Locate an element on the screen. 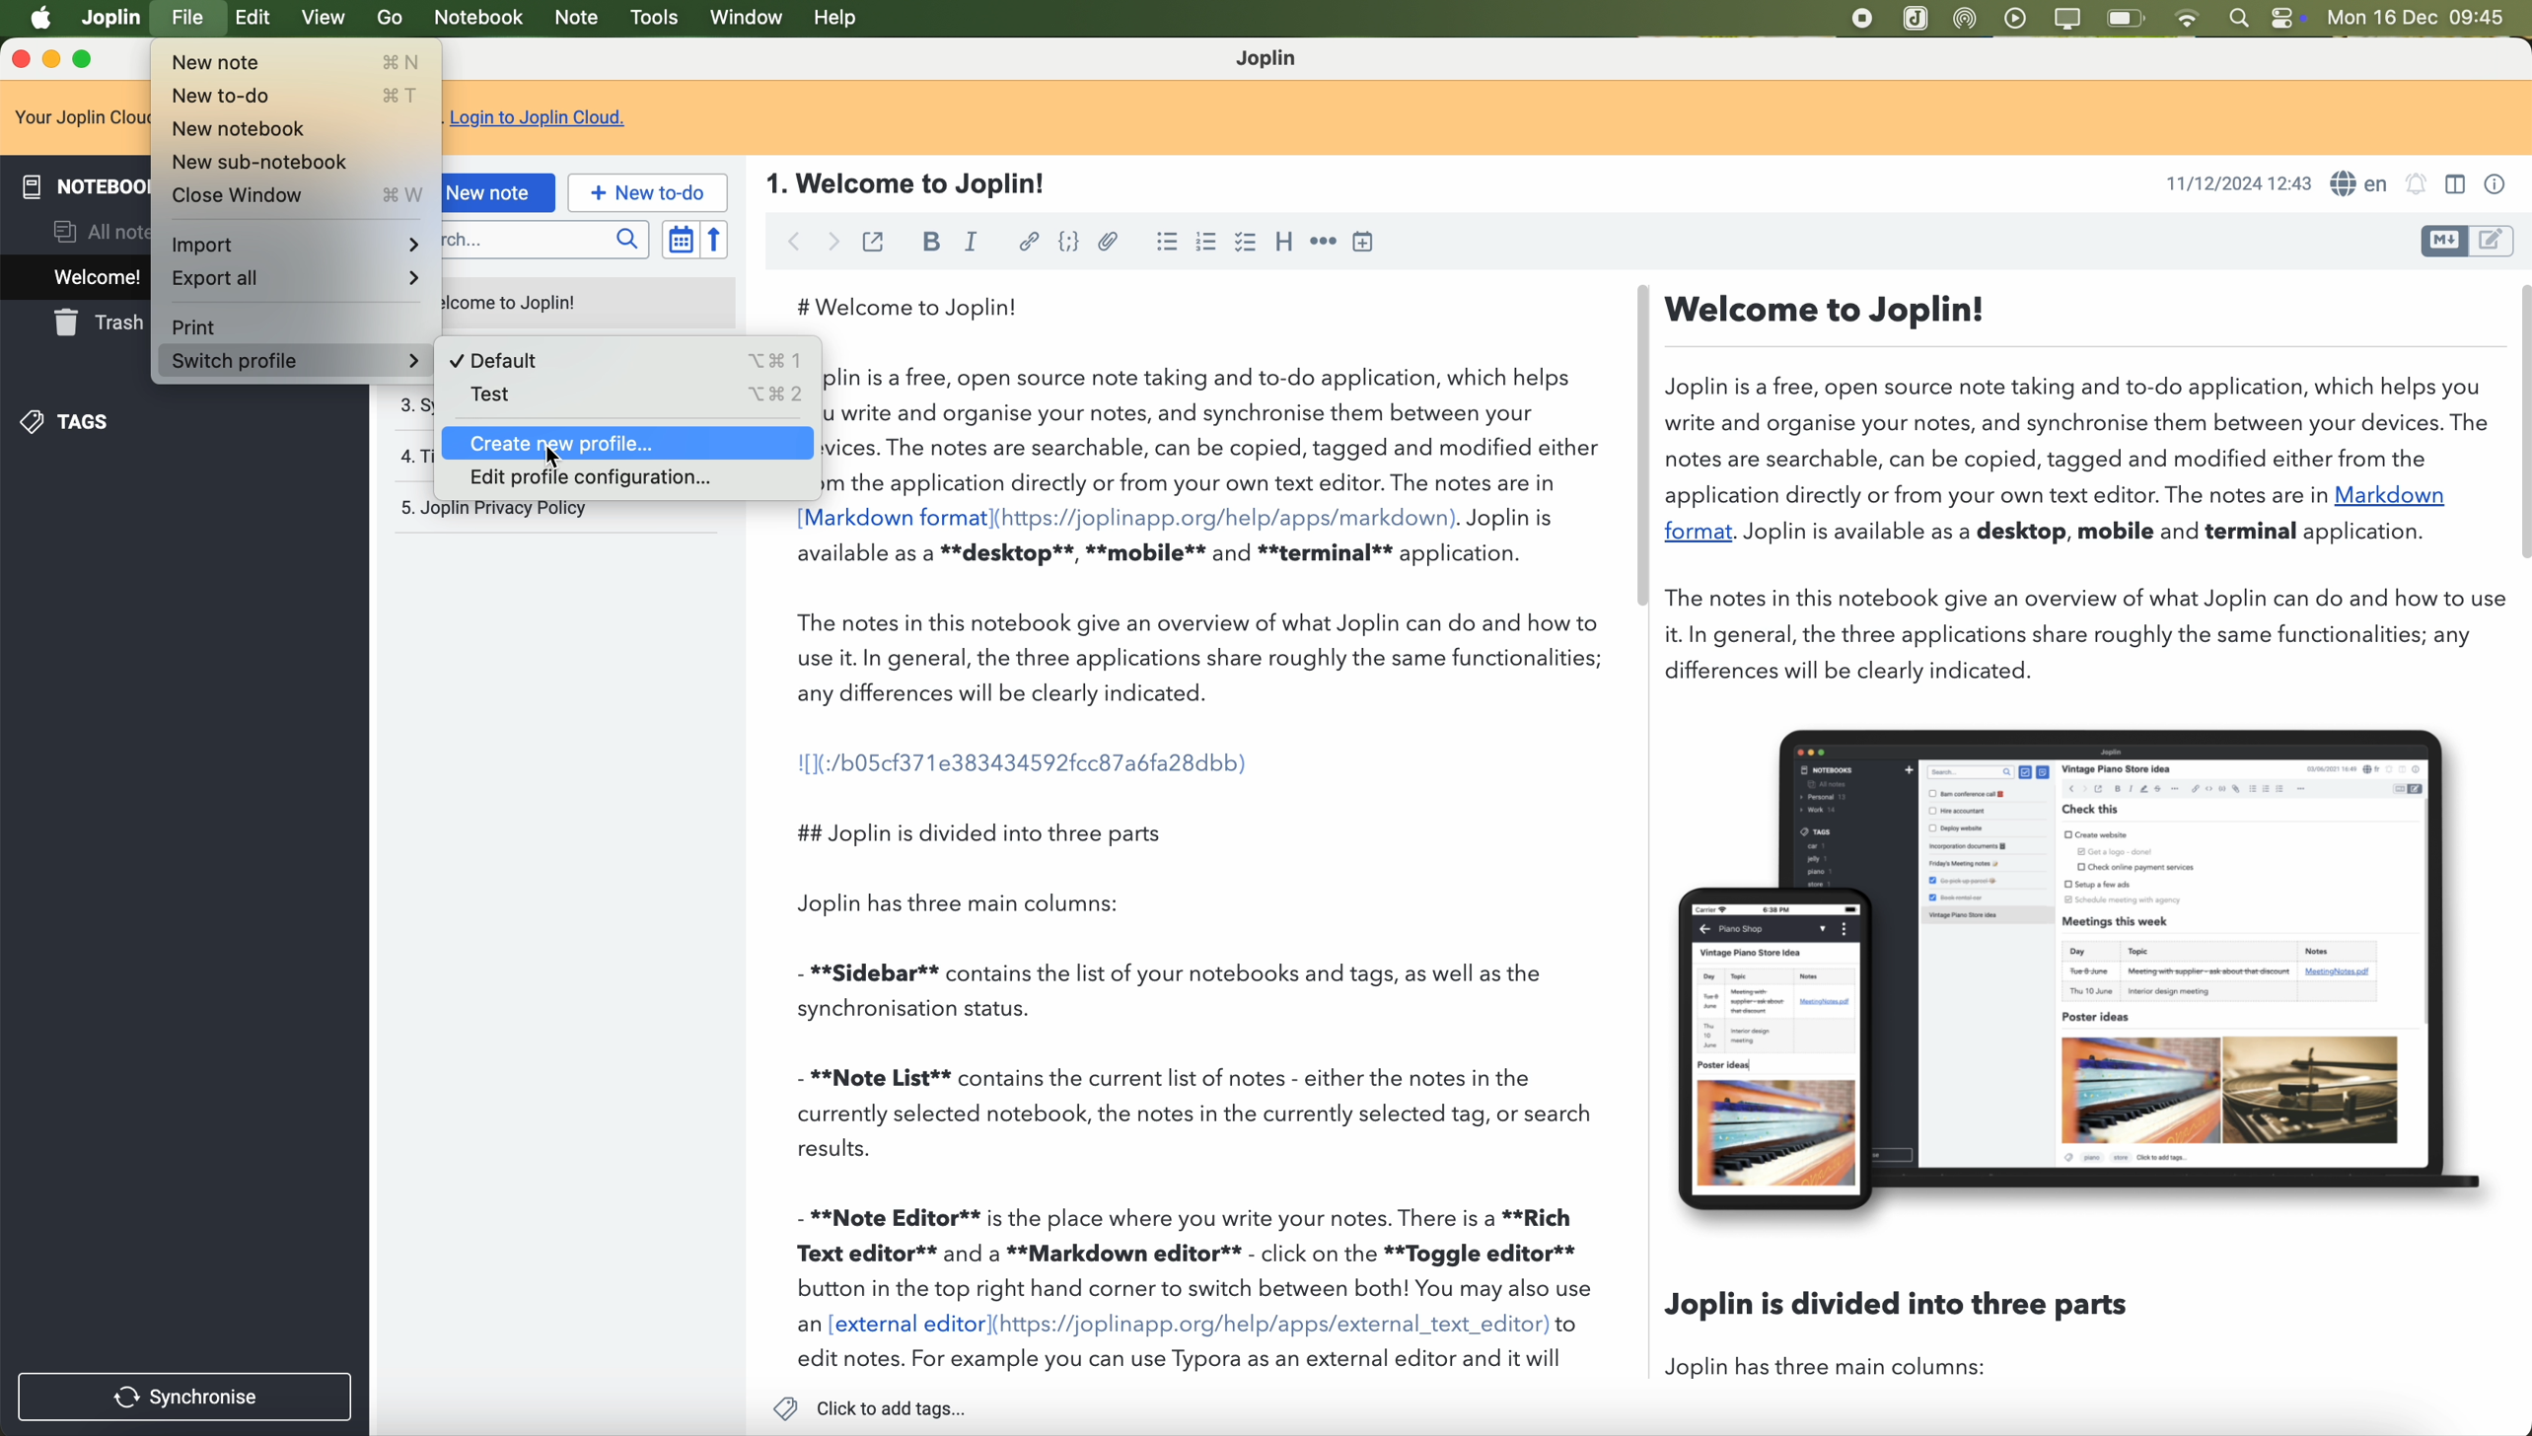  Export all is located at coordinates (297, 281).